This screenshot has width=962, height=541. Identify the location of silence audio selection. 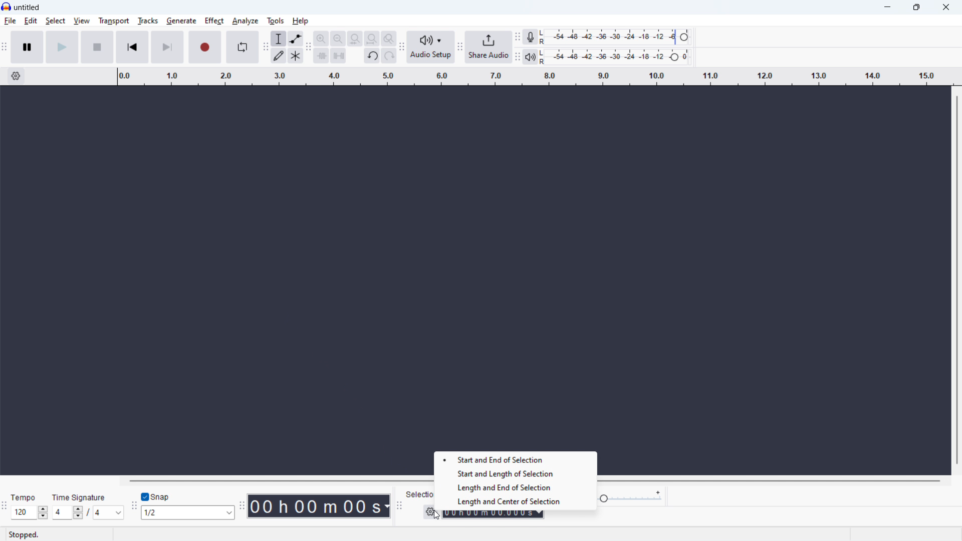
(339, 56).